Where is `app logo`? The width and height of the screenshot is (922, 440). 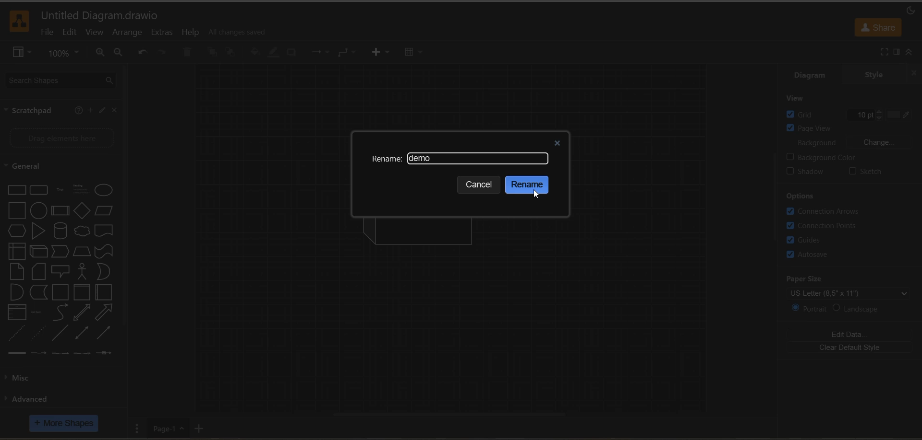 app logo is located at coordinates (20, 21).